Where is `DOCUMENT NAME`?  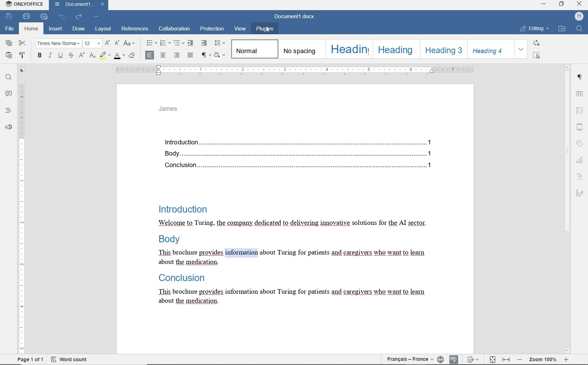 DOCUMENT NAME is located at coordinates (79, 5).